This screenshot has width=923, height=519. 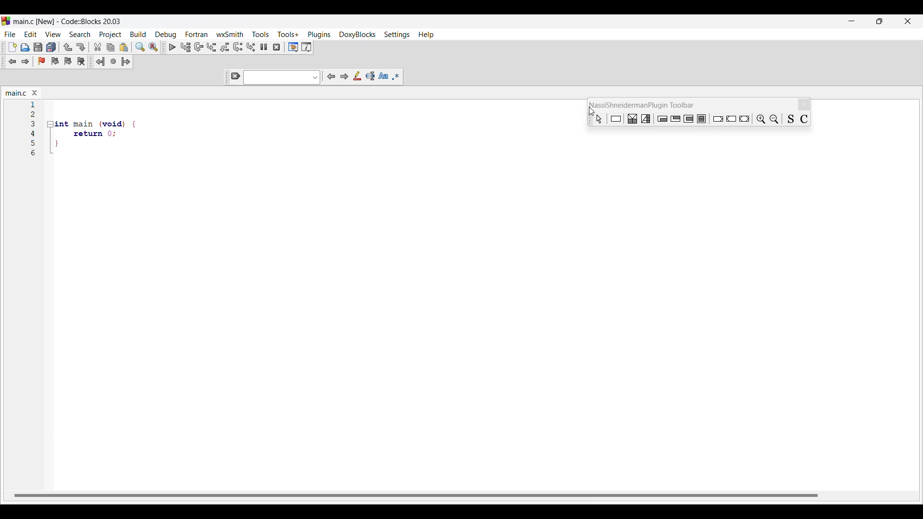 I want to click on Debug/Continue, so click(x=173, y=47).